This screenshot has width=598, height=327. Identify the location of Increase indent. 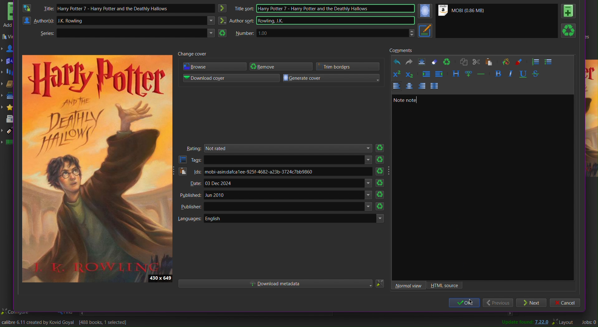
(426, 74).